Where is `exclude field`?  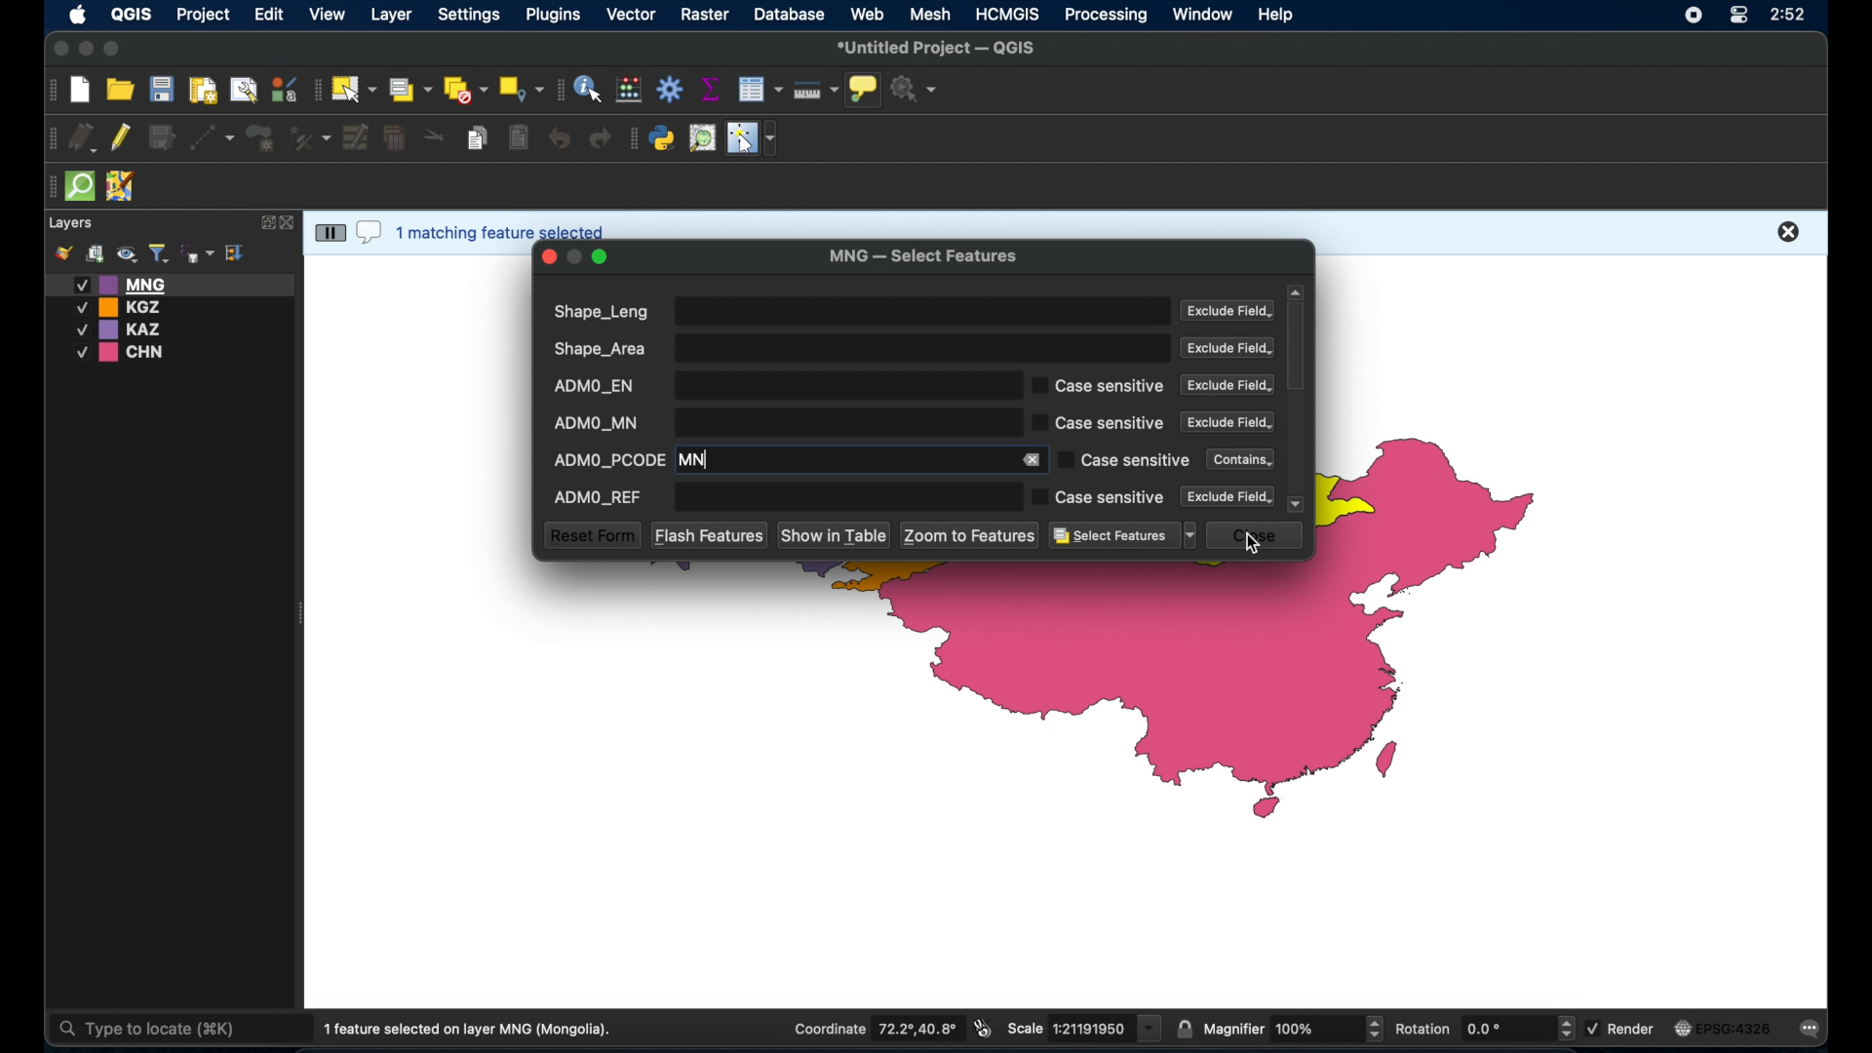
exclude field is located at coordinates (1229, 496).